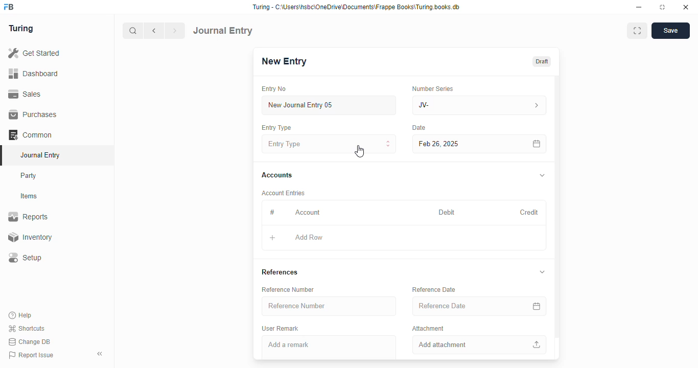 The width and height of the screenshot is (698, 368). What do you see at coordinates (330, 106) in the screenshot?
I see `new journal entry 05` at bounding box center [330, 106].